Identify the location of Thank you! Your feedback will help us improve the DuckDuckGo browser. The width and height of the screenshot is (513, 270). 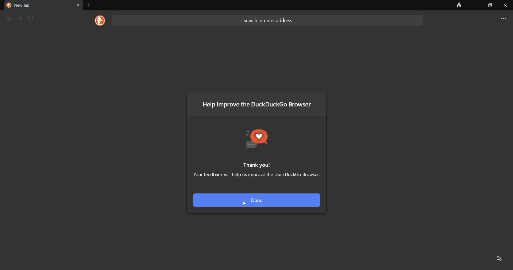
(255, 153).